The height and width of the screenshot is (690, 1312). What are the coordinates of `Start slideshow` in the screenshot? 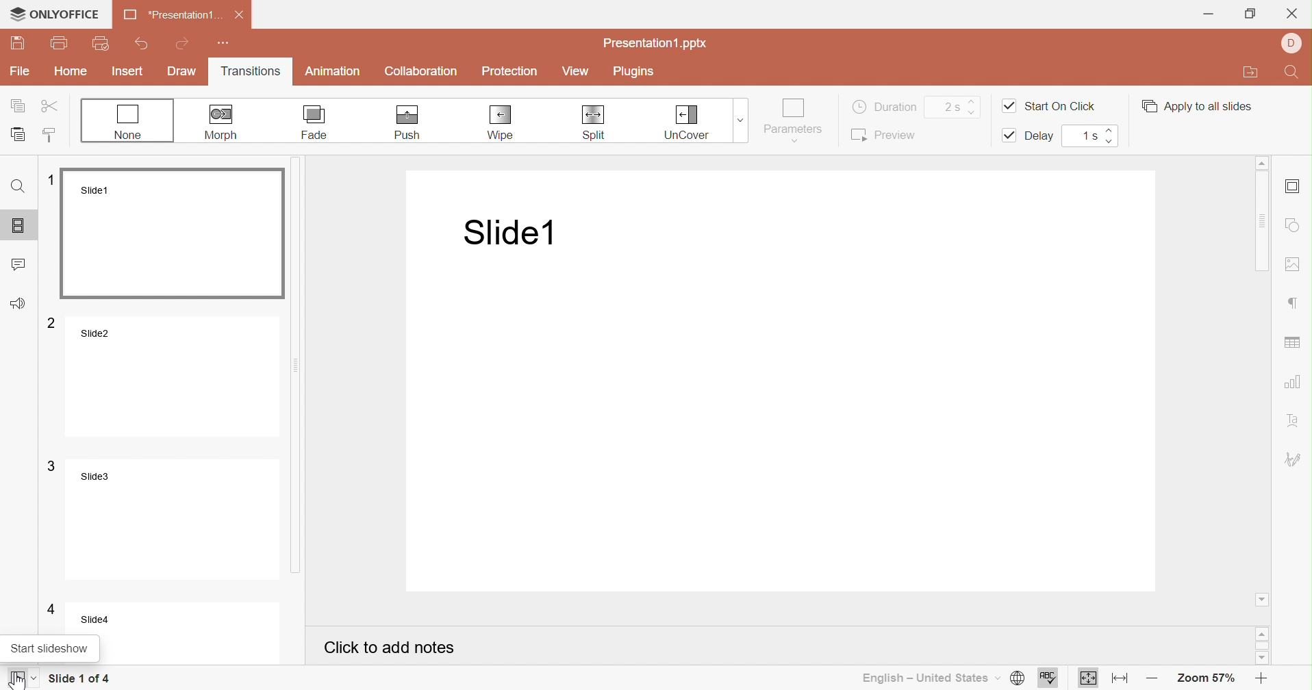 It's located at (48, 648).